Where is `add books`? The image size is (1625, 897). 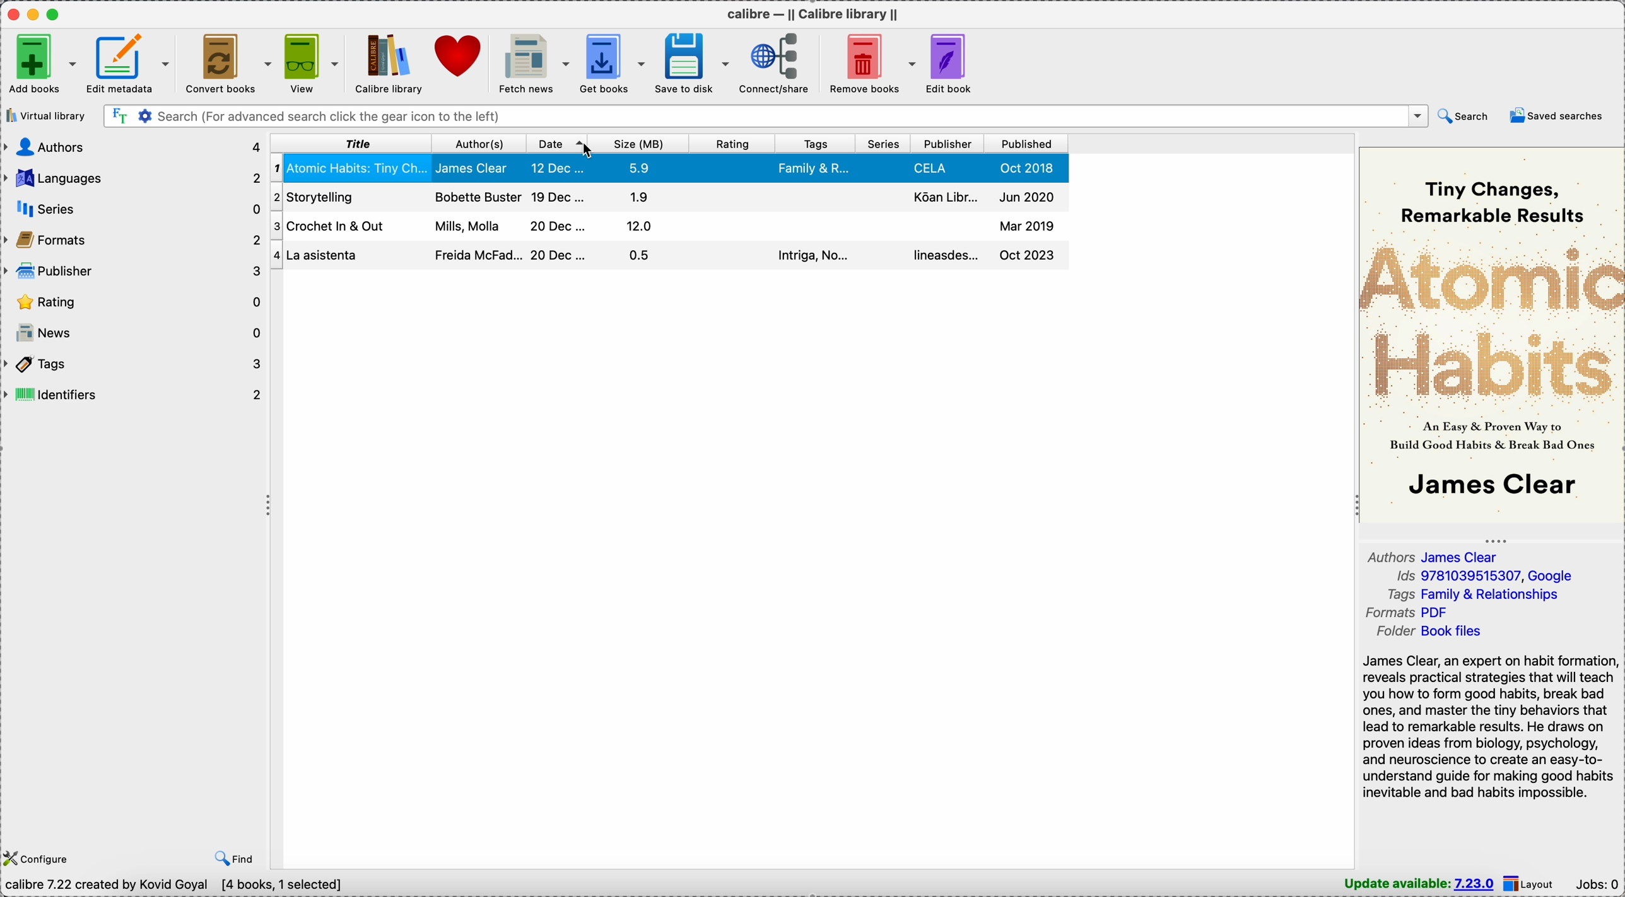
add books is located at coordinates (40, 64).